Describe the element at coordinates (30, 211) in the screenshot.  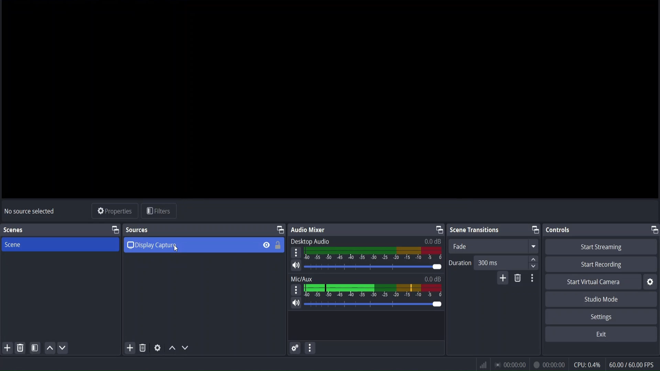
I see `no source selected` at that location.